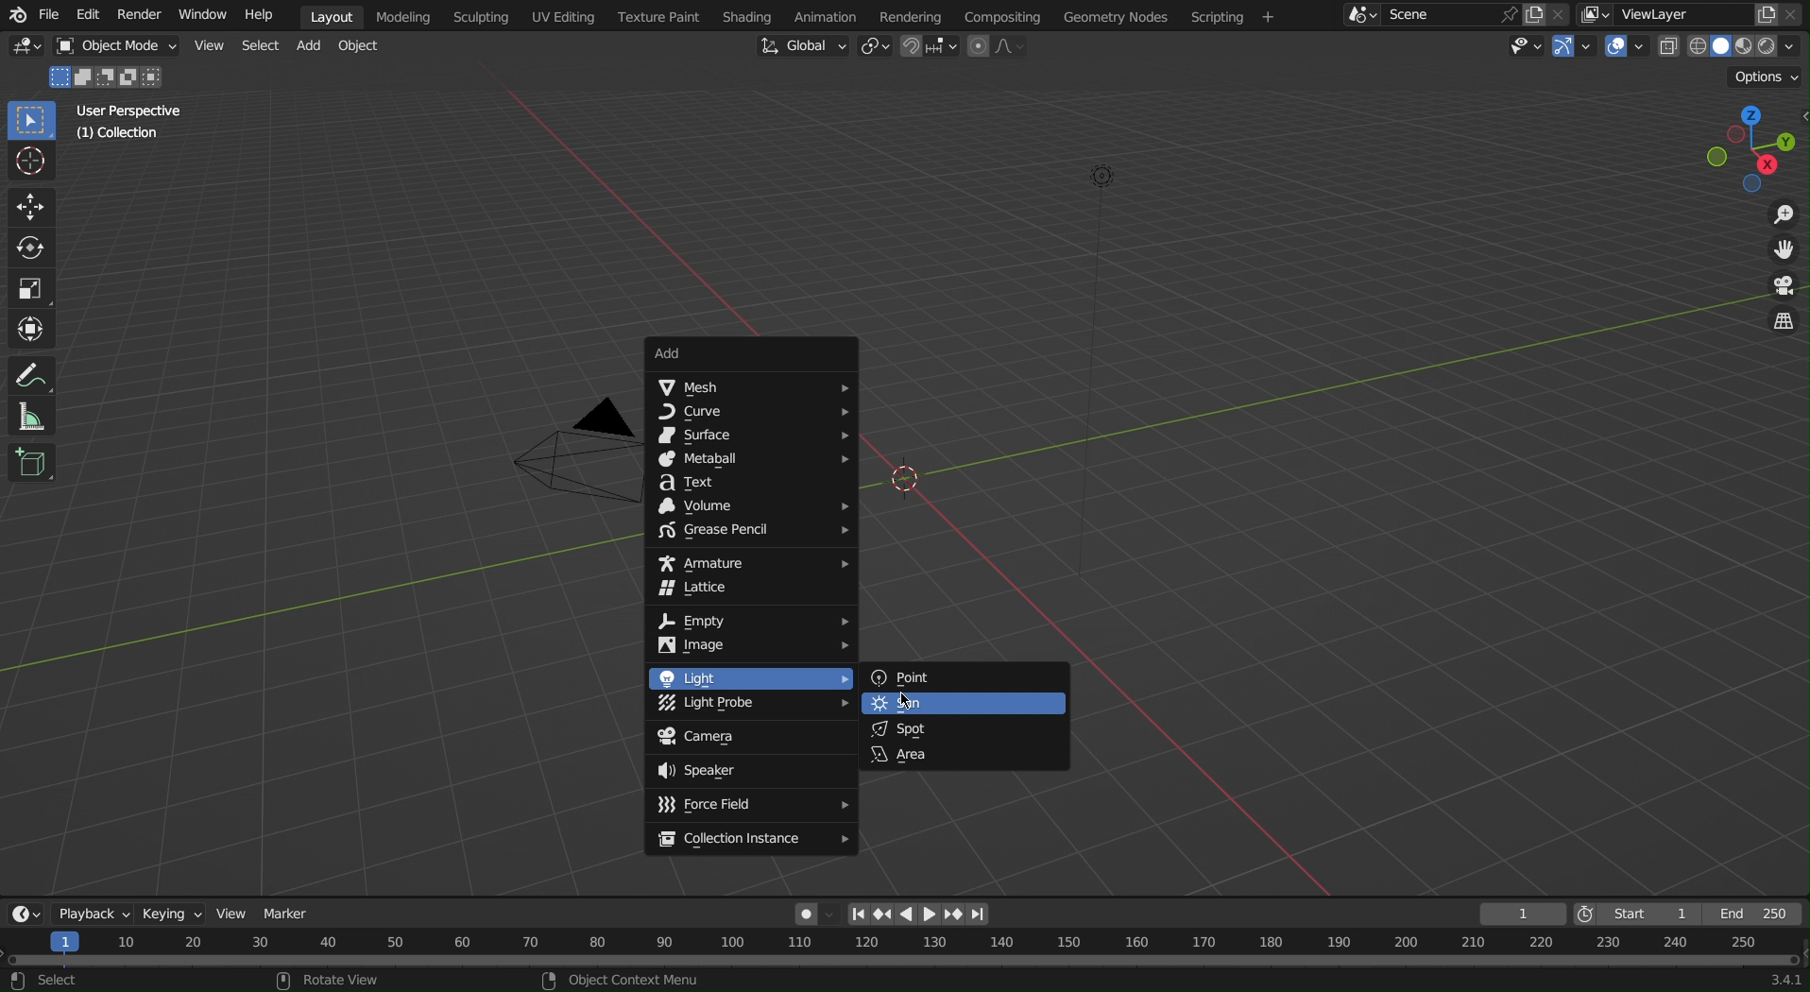 The image size is (1810, 992). I want to click on forward, so click(955, 915).